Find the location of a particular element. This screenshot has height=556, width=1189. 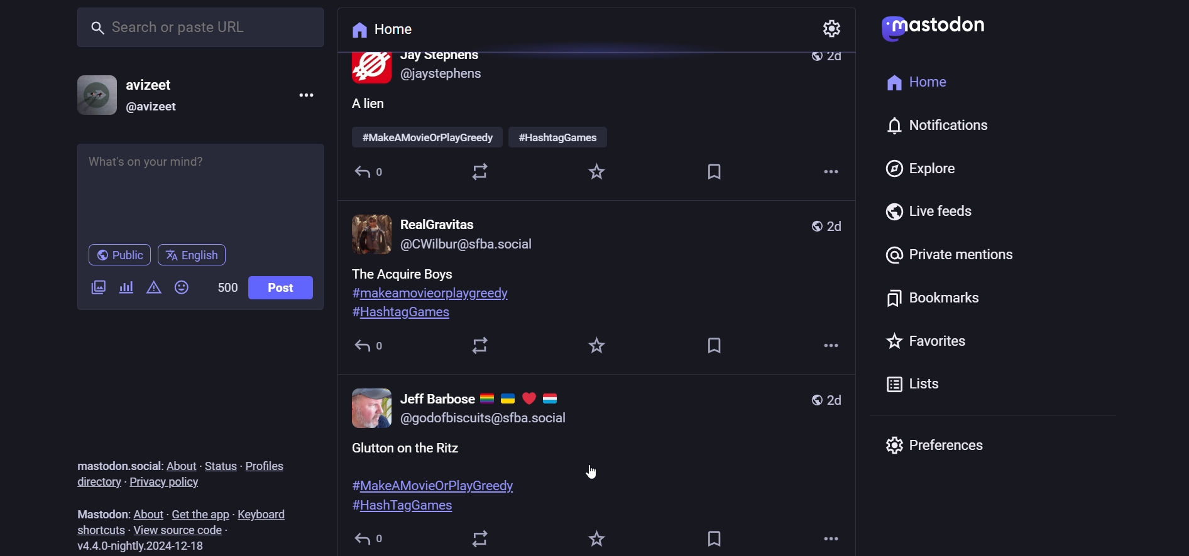

emoji is located at coordinates (184, 284).